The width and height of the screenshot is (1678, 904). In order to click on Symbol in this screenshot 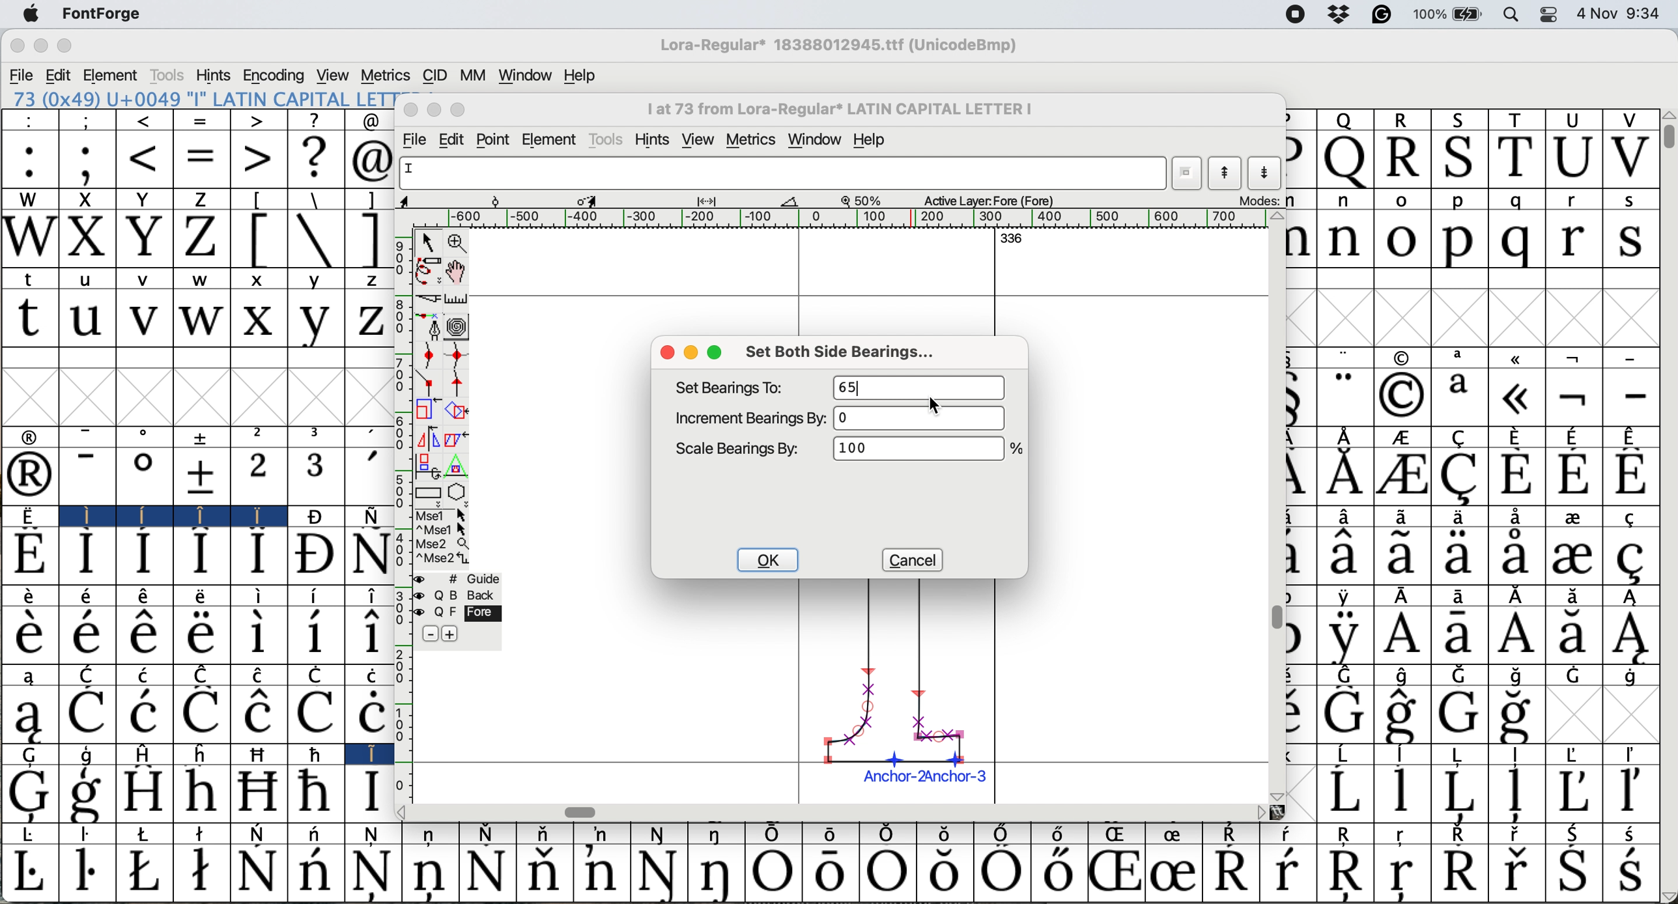, I will do `click(1634, 833)`.